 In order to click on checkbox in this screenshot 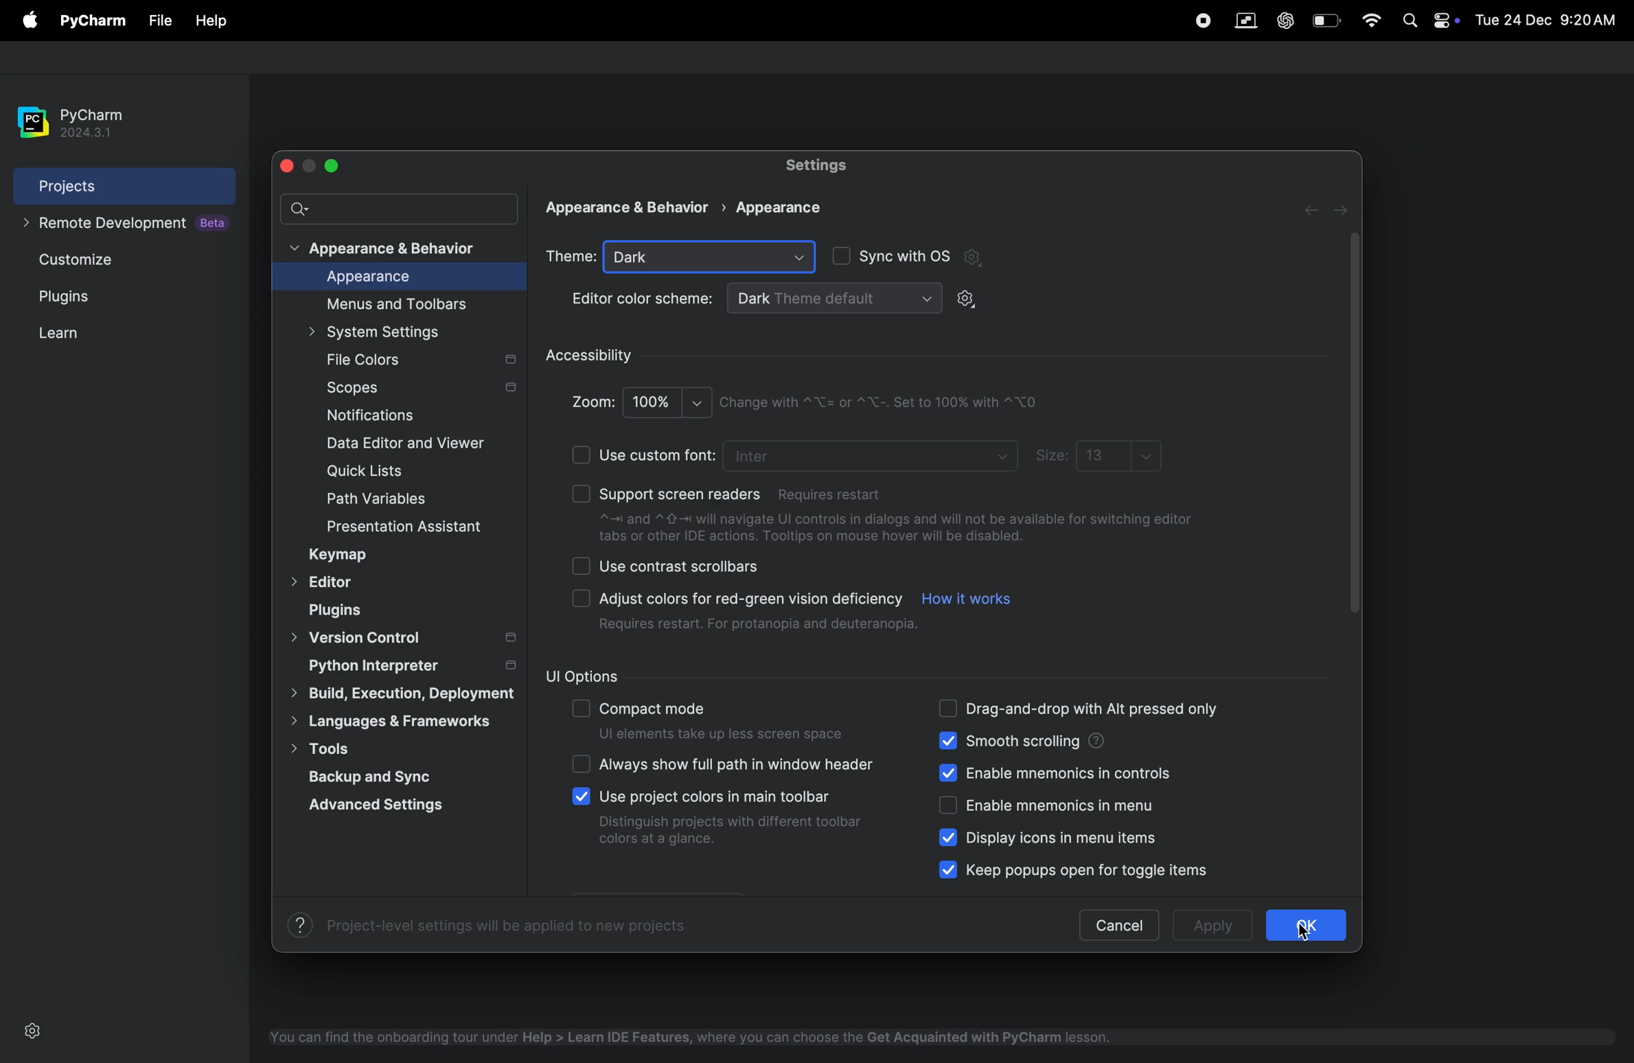, I will do `click(949, 709)`.